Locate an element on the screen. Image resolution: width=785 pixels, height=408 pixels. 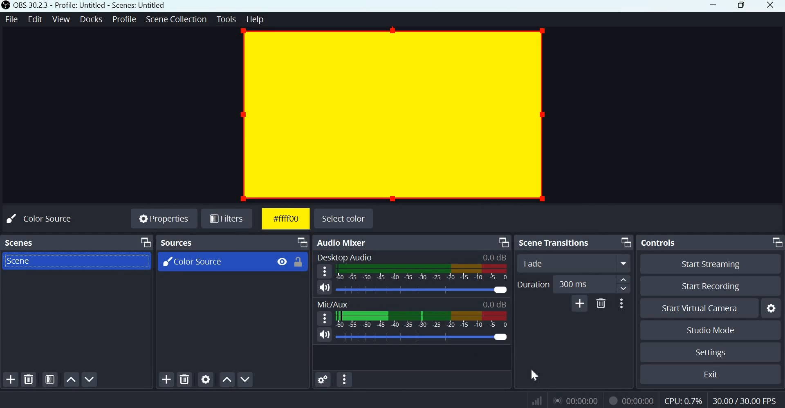
Configure virtual camers is located at coordinates (772, 309).